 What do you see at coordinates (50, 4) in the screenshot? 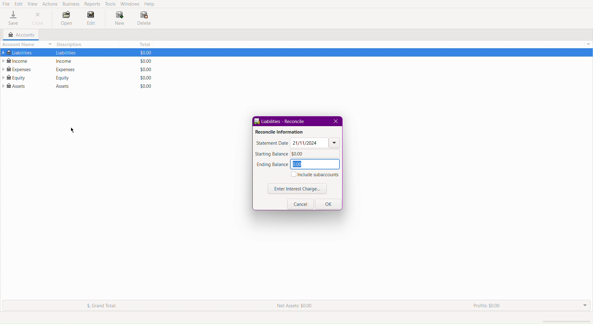
I see `Actions` at bounding box center [50, 4].